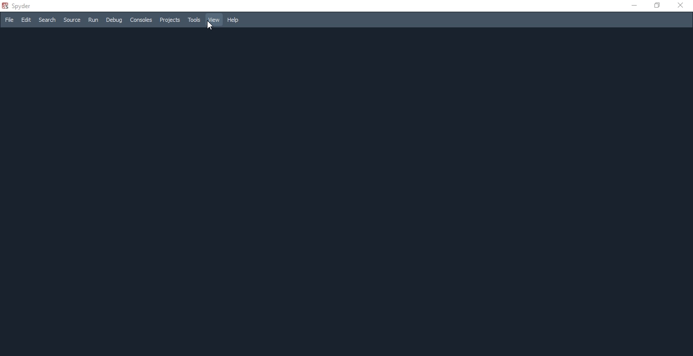  I want to click on Default Spyder Start Pane, so click(345, 193).